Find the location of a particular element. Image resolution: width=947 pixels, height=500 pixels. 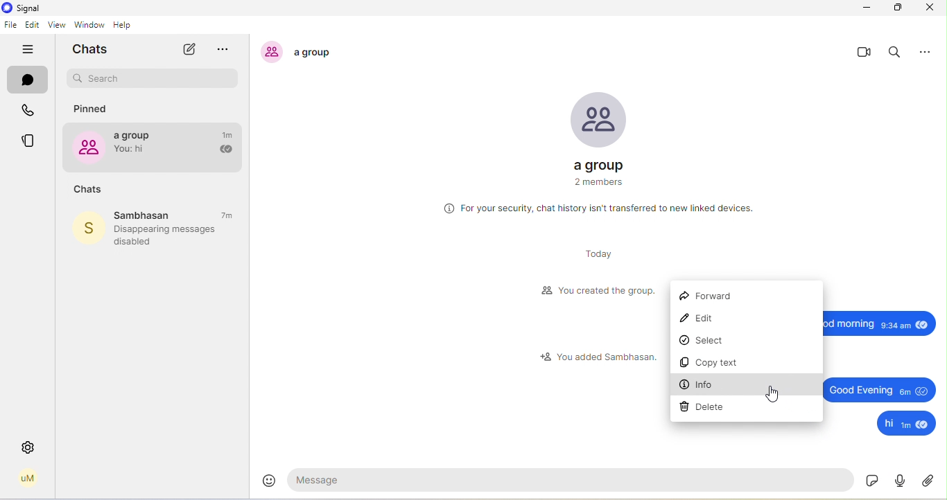

options is located at coordinates (929, 51).